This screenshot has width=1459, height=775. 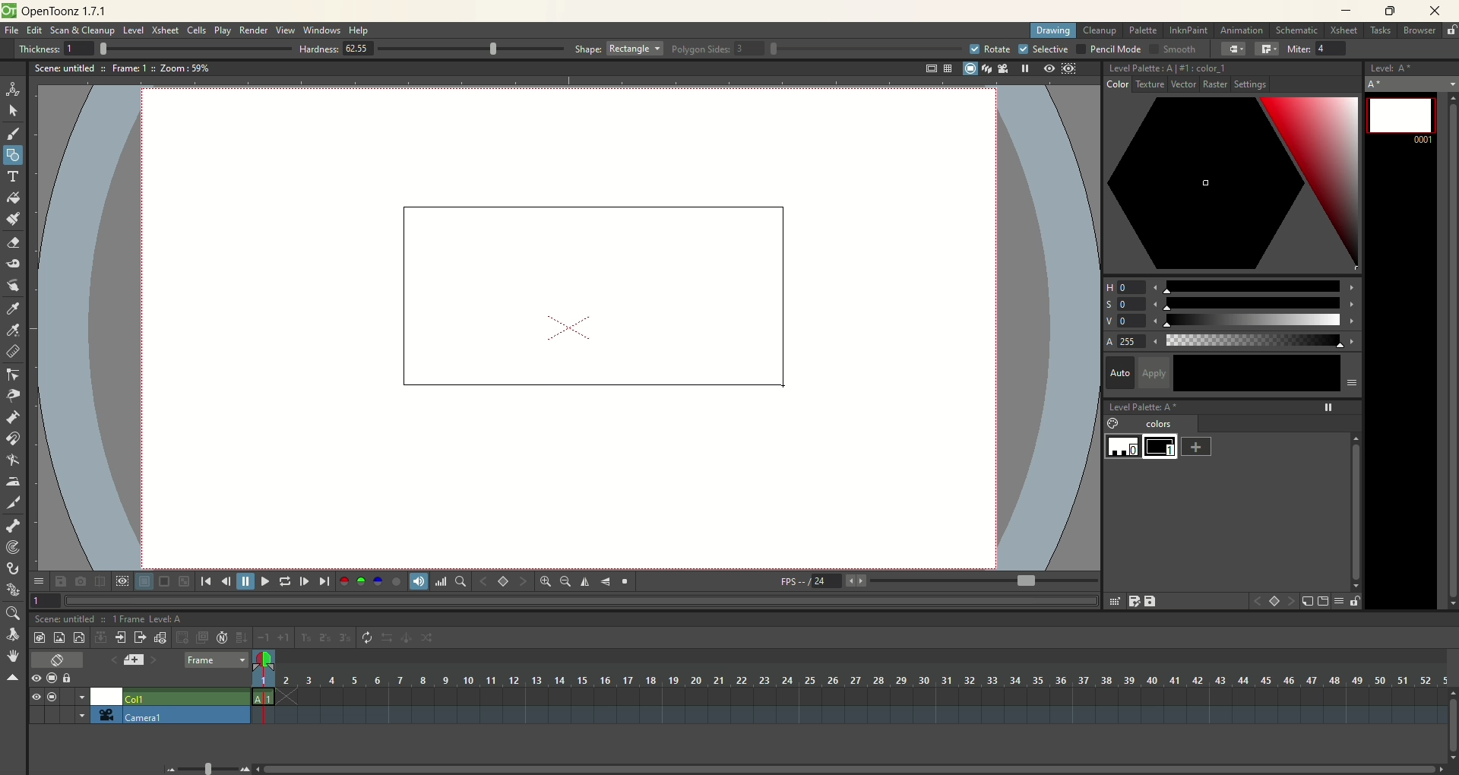 I want to click on red channel, so click(x=344, y=580).